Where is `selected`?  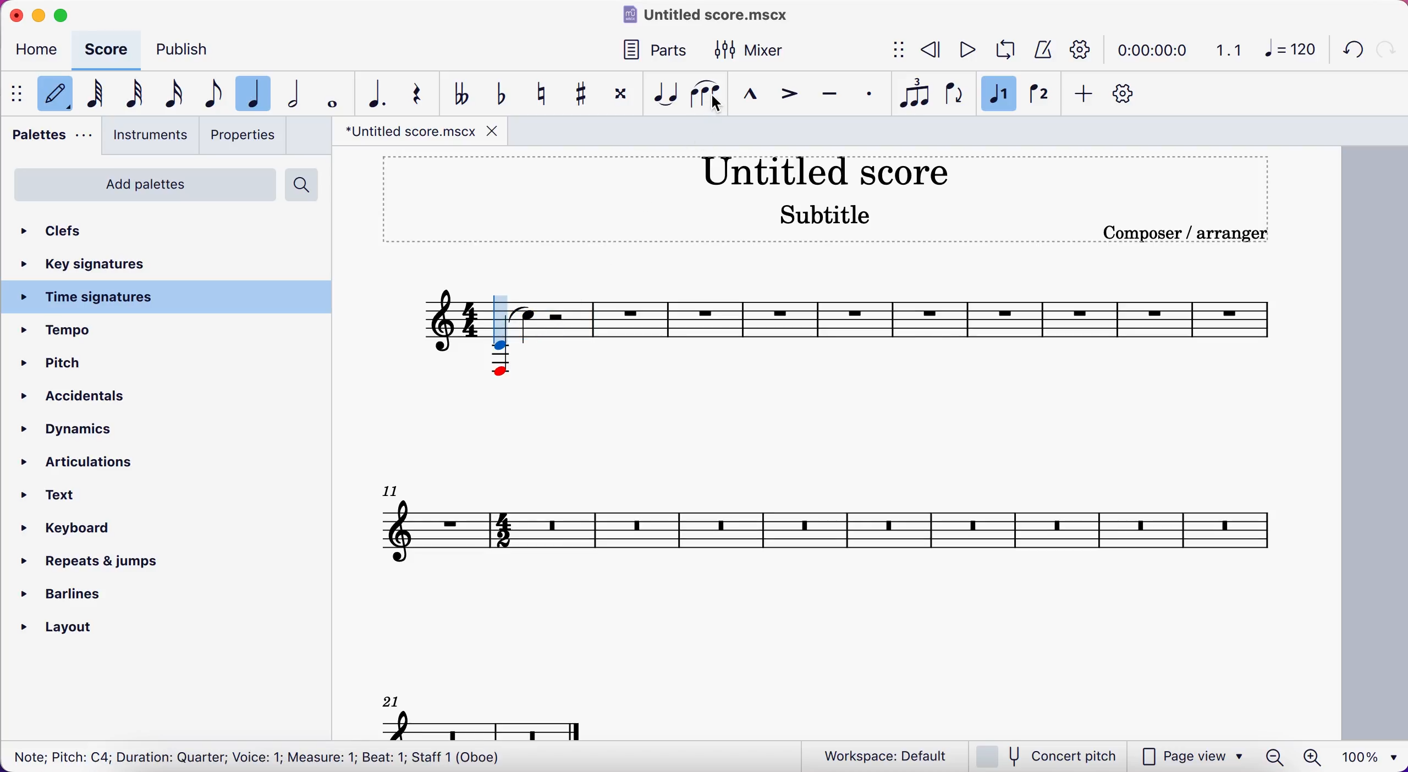 selected is located at coordinates (258, 93).